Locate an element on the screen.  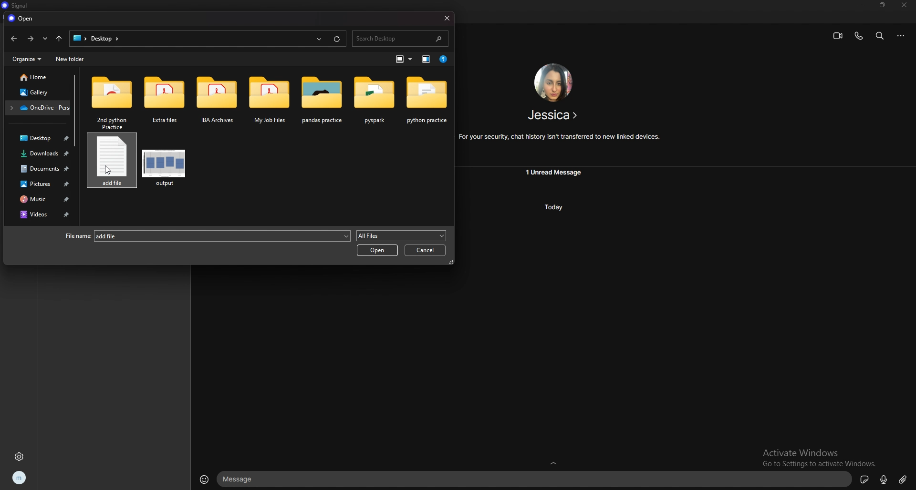
file name is located at coordinates (205, 236).